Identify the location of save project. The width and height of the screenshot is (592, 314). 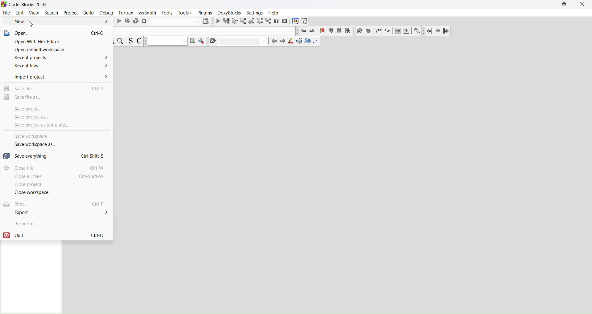
(57, 108).